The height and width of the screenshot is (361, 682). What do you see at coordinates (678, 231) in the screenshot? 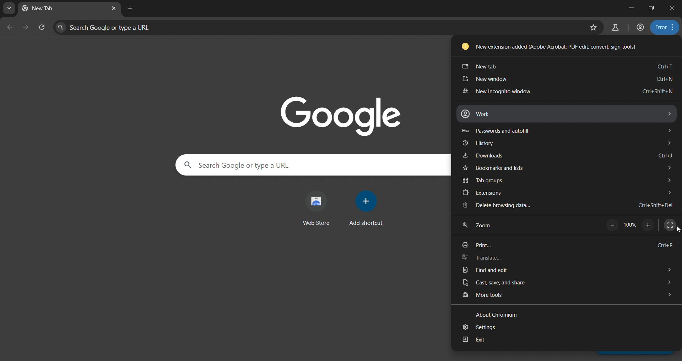
I see `cursor` at bounding box center [678, 231].